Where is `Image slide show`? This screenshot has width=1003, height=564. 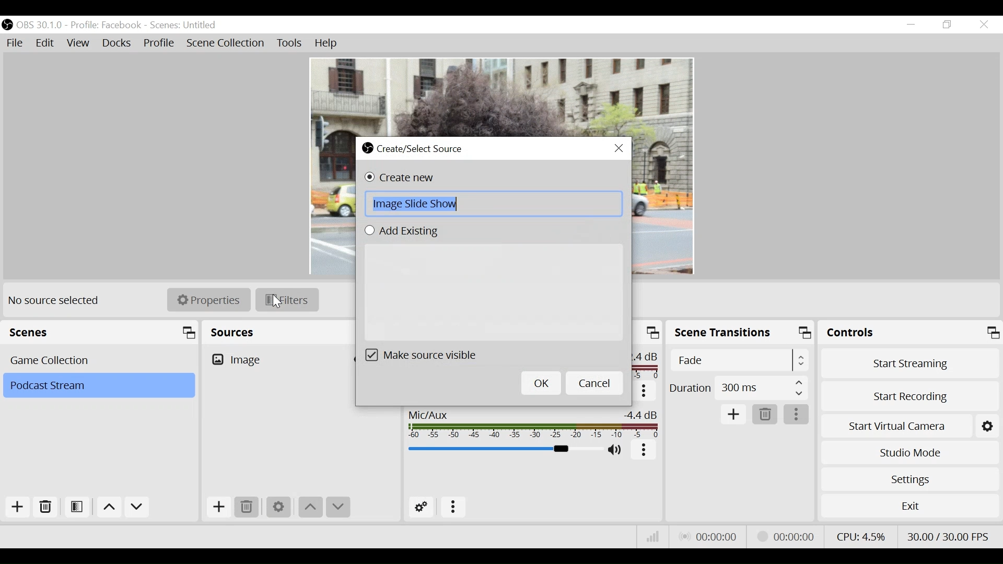 Image slide show is located at coordinates (494, 204).